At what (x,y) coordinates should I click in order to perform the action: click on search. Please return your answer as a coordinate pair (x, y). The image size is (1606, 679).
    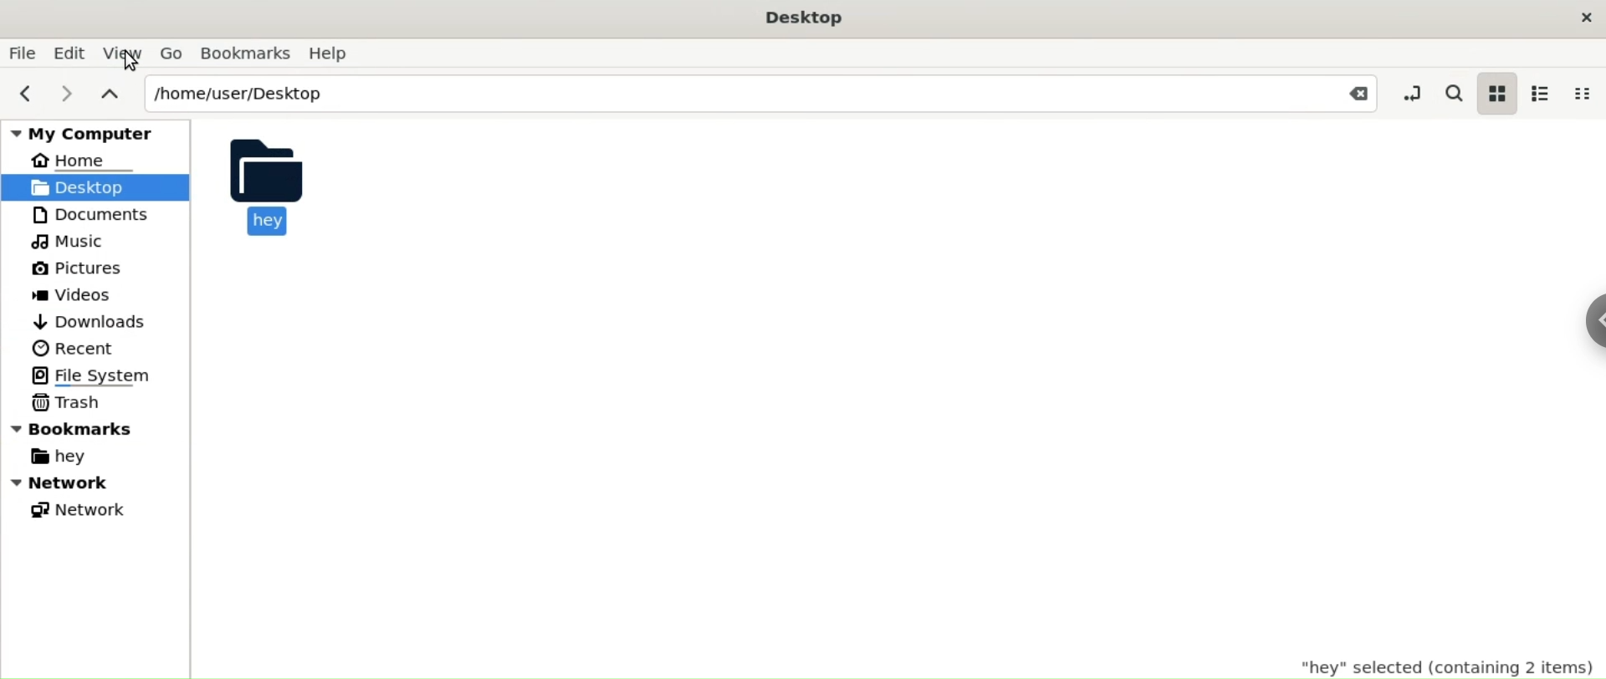
    Looking at the image, I should click on (1453, 92).